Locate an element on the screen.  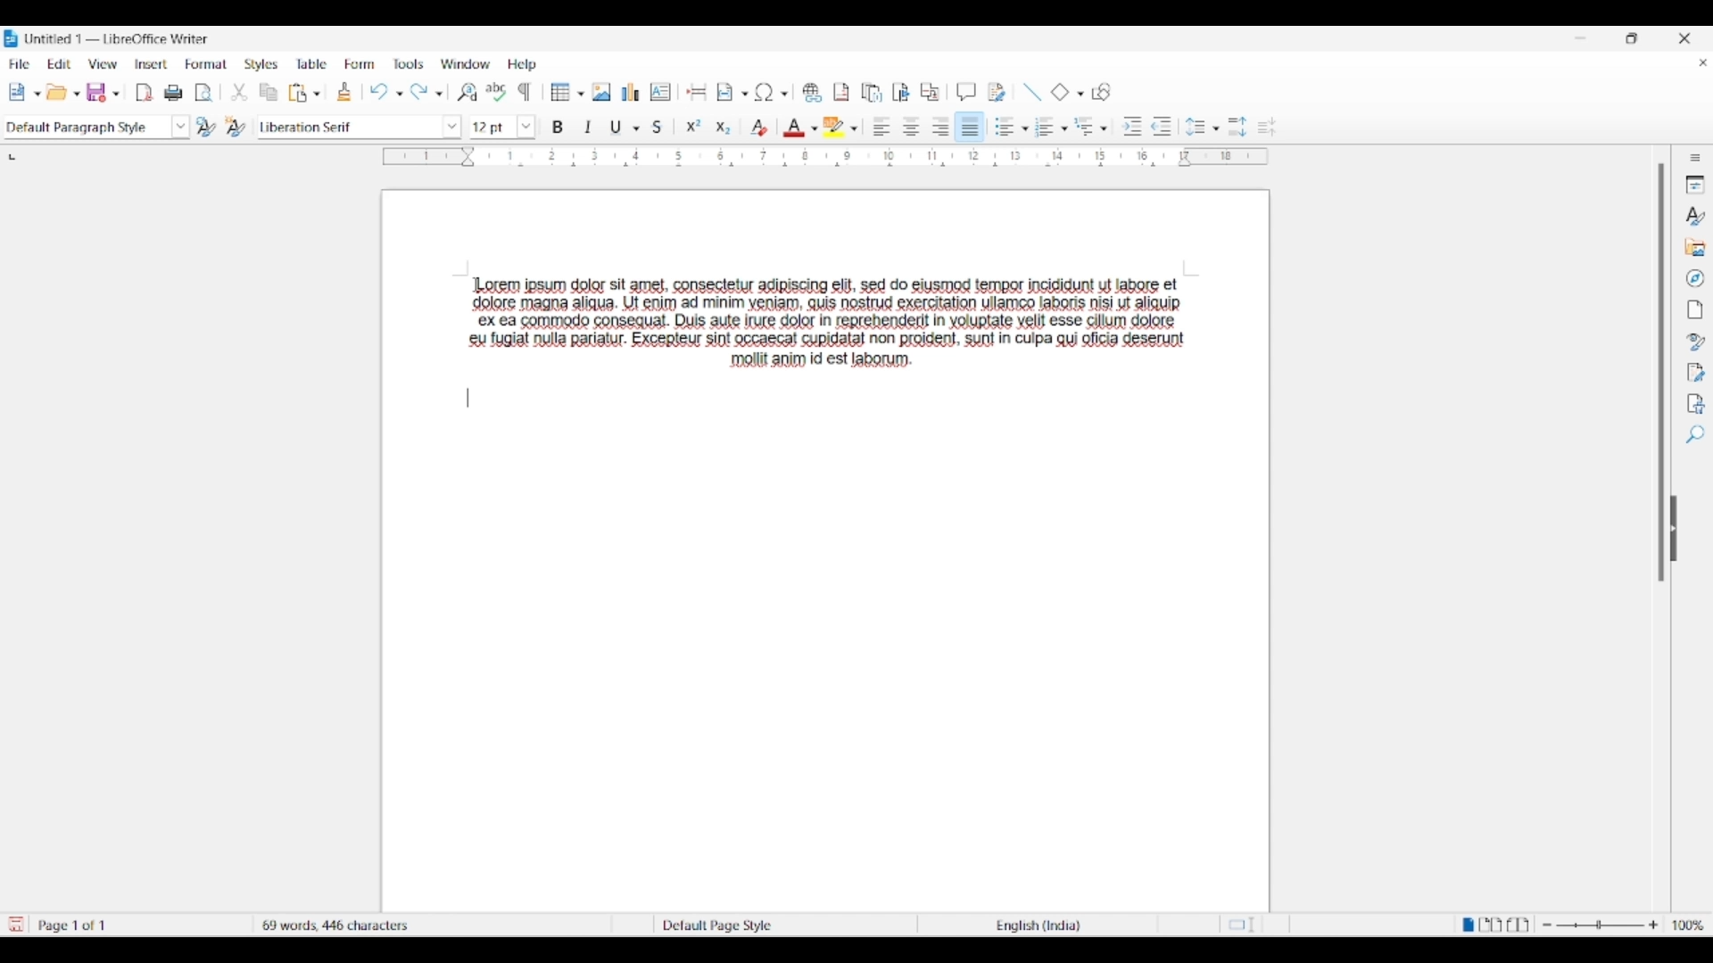
Help is located at coordinates (522, 64).